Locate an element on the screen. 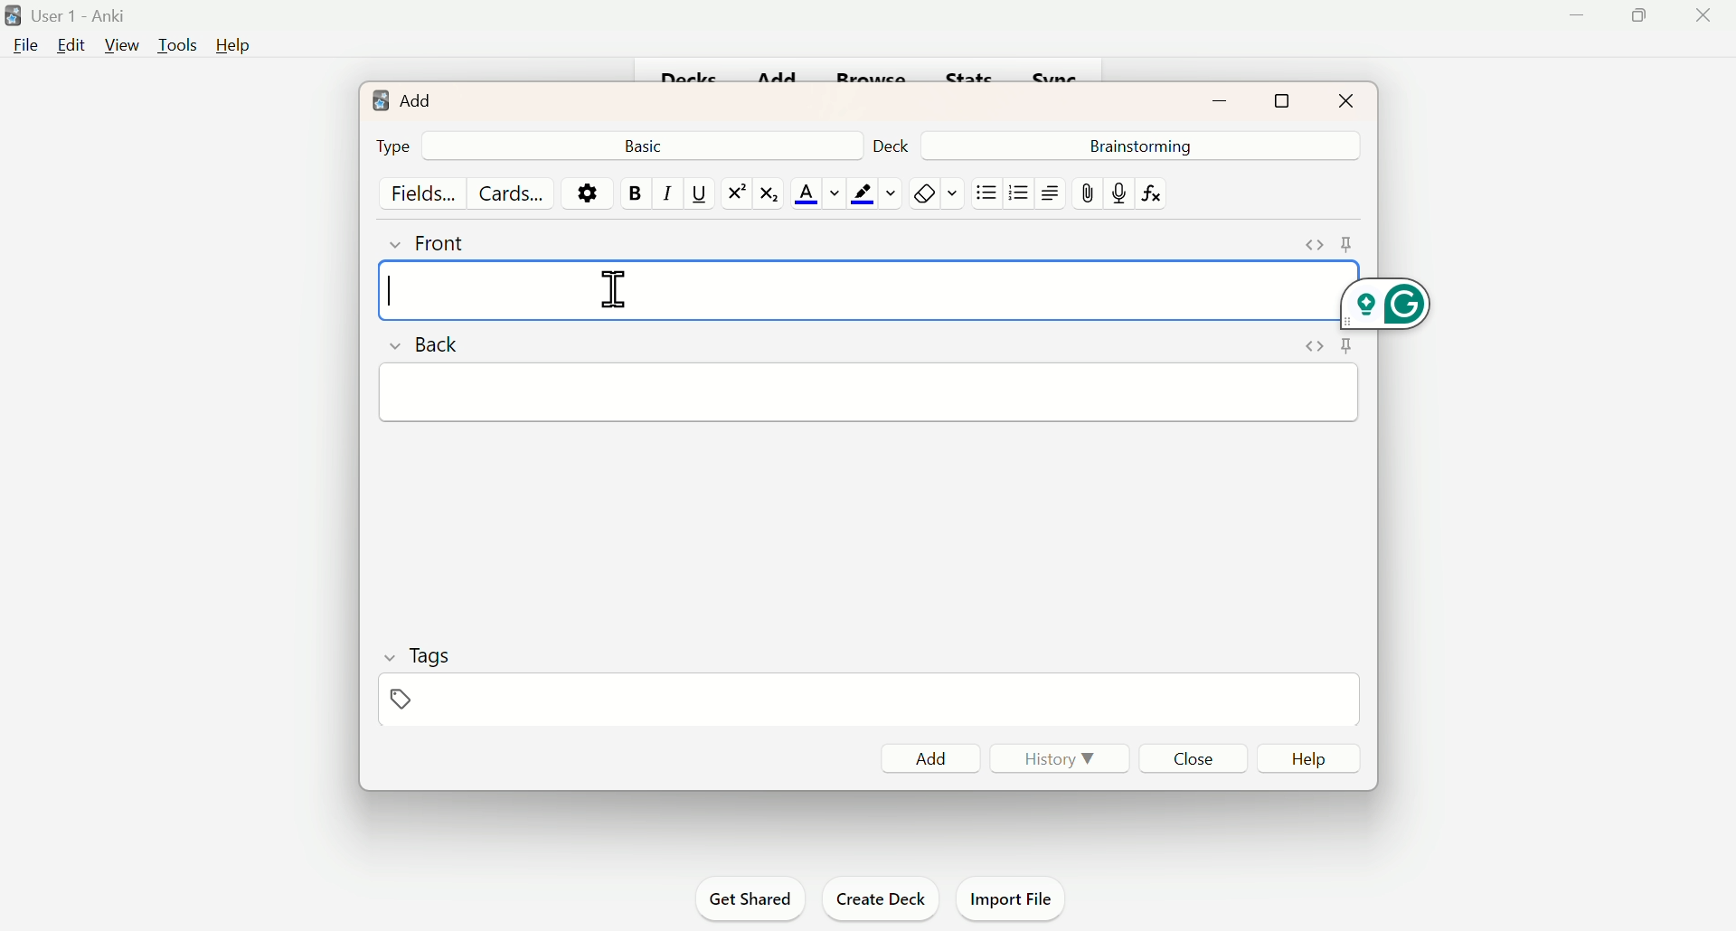 Image resolution: width=1736 pixels, height=931 pixels.  is located at coordinates (1352, 100).